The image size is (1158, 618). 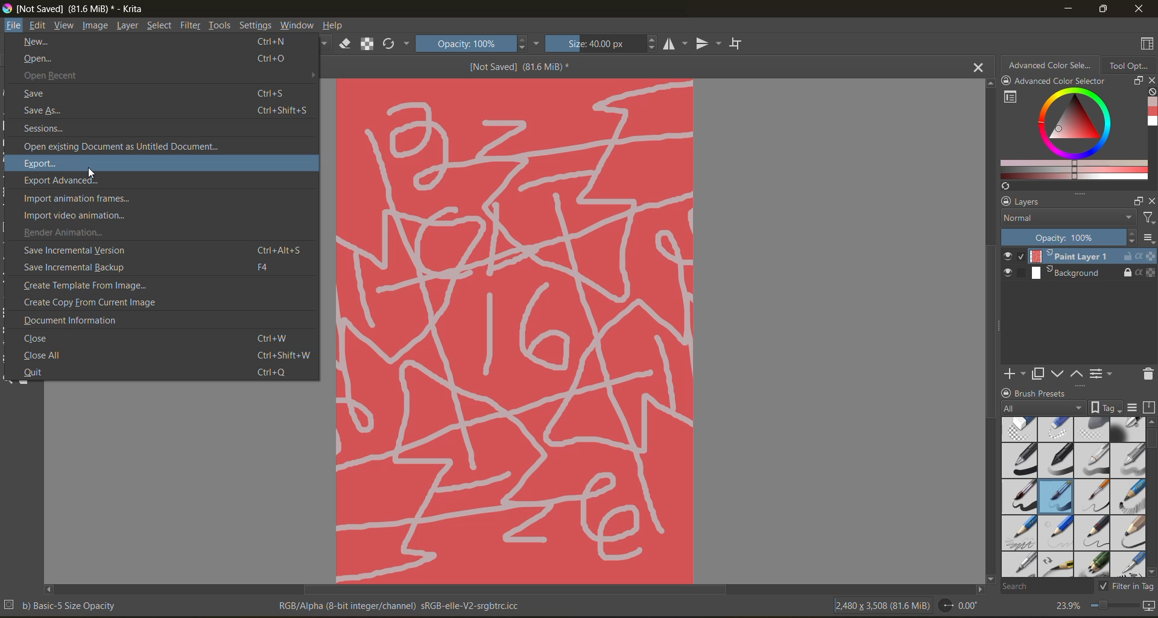 I want to click on create copy from current image, so click(x=95, y=302).